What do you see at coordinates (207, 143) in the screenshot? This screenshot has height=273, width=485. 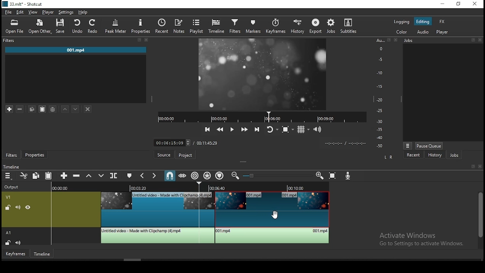 I see `track duration` at bounding box center [207, 143].